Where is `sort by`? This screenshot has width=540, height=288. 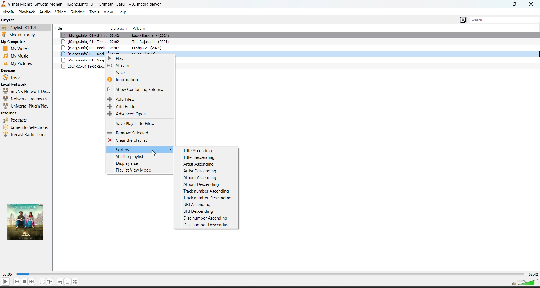
sort by is located at coordinates (140, 150).